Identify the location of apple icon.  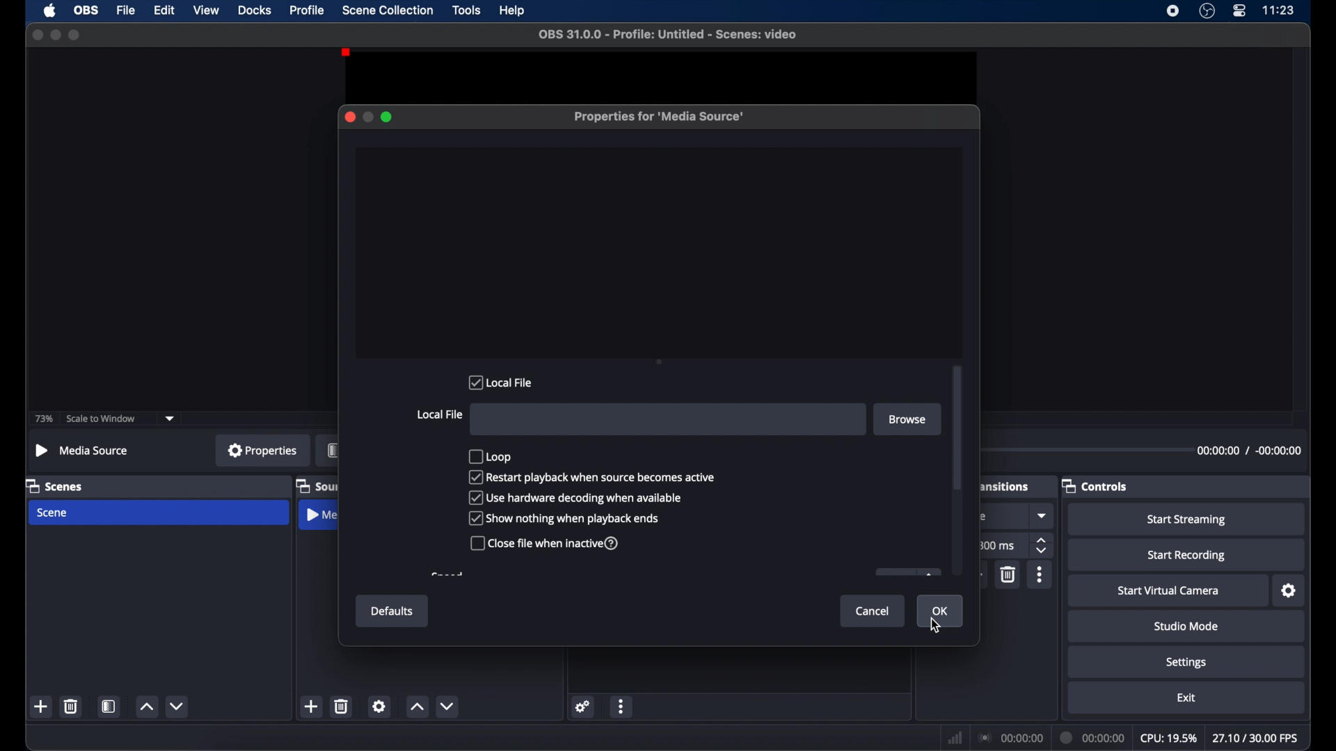
(50, 11).